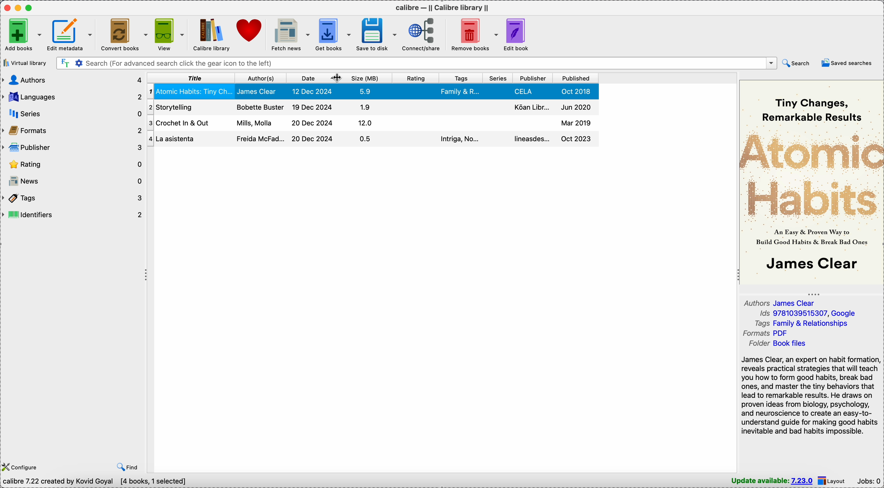  What do you see at coordinates (73, 216) in the screenshot?
I see `identifiers` at bounding box center [73, 216].